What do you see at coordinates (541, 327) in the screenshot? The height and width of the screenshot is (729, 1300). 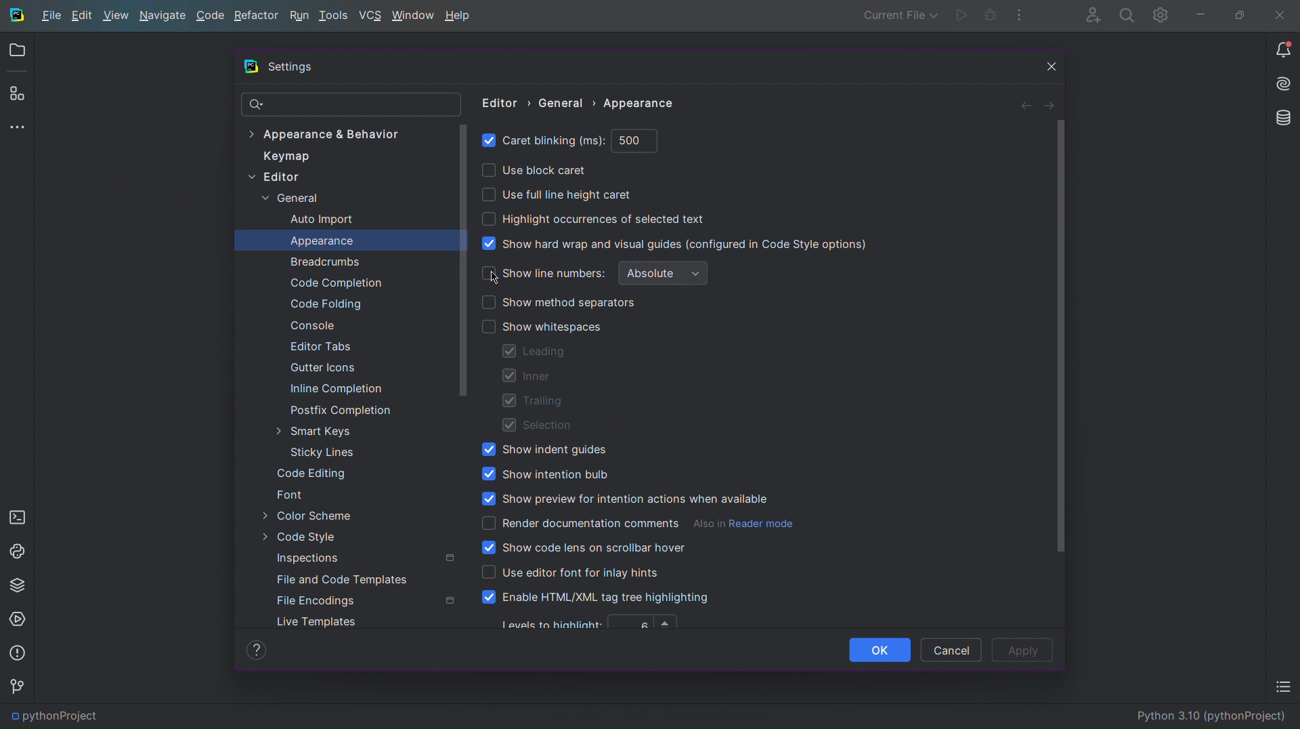 I see `Show whitespaces` at bounding box center [541, 327].